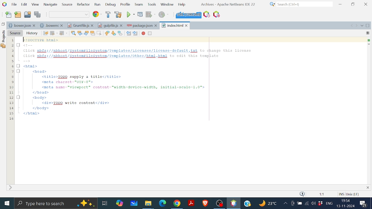 The width and height of the screenshot is (372, 209). I want to click on NetBeans logo, so click(4, 4).